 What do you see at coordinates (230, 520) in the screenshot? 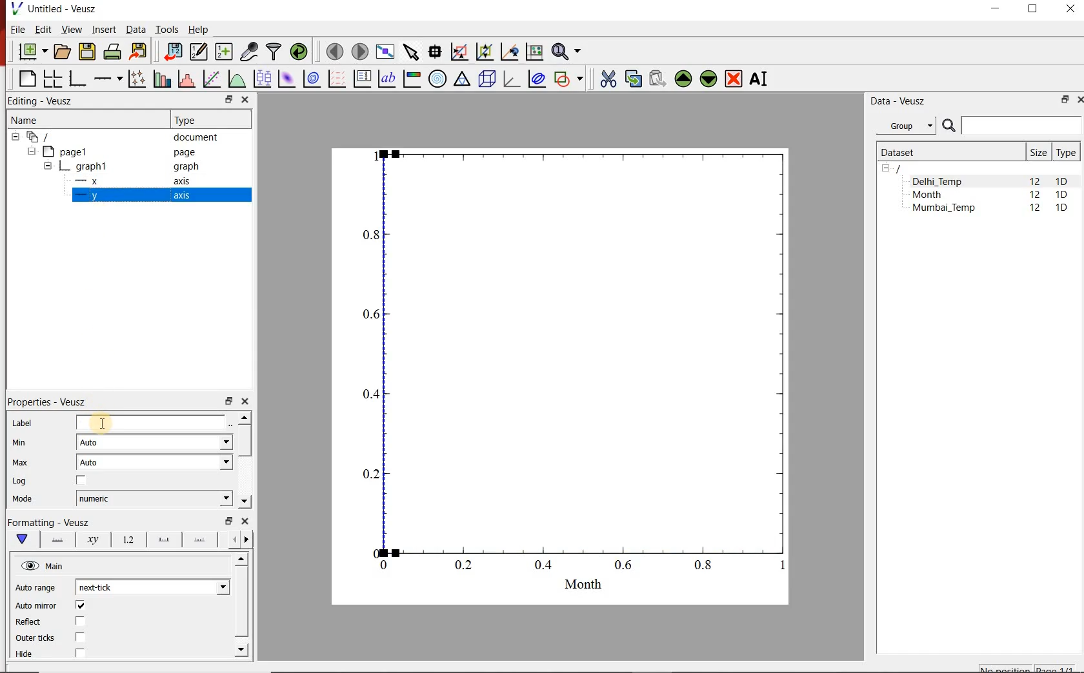
I see `restore` at bounding box center [230, 520].